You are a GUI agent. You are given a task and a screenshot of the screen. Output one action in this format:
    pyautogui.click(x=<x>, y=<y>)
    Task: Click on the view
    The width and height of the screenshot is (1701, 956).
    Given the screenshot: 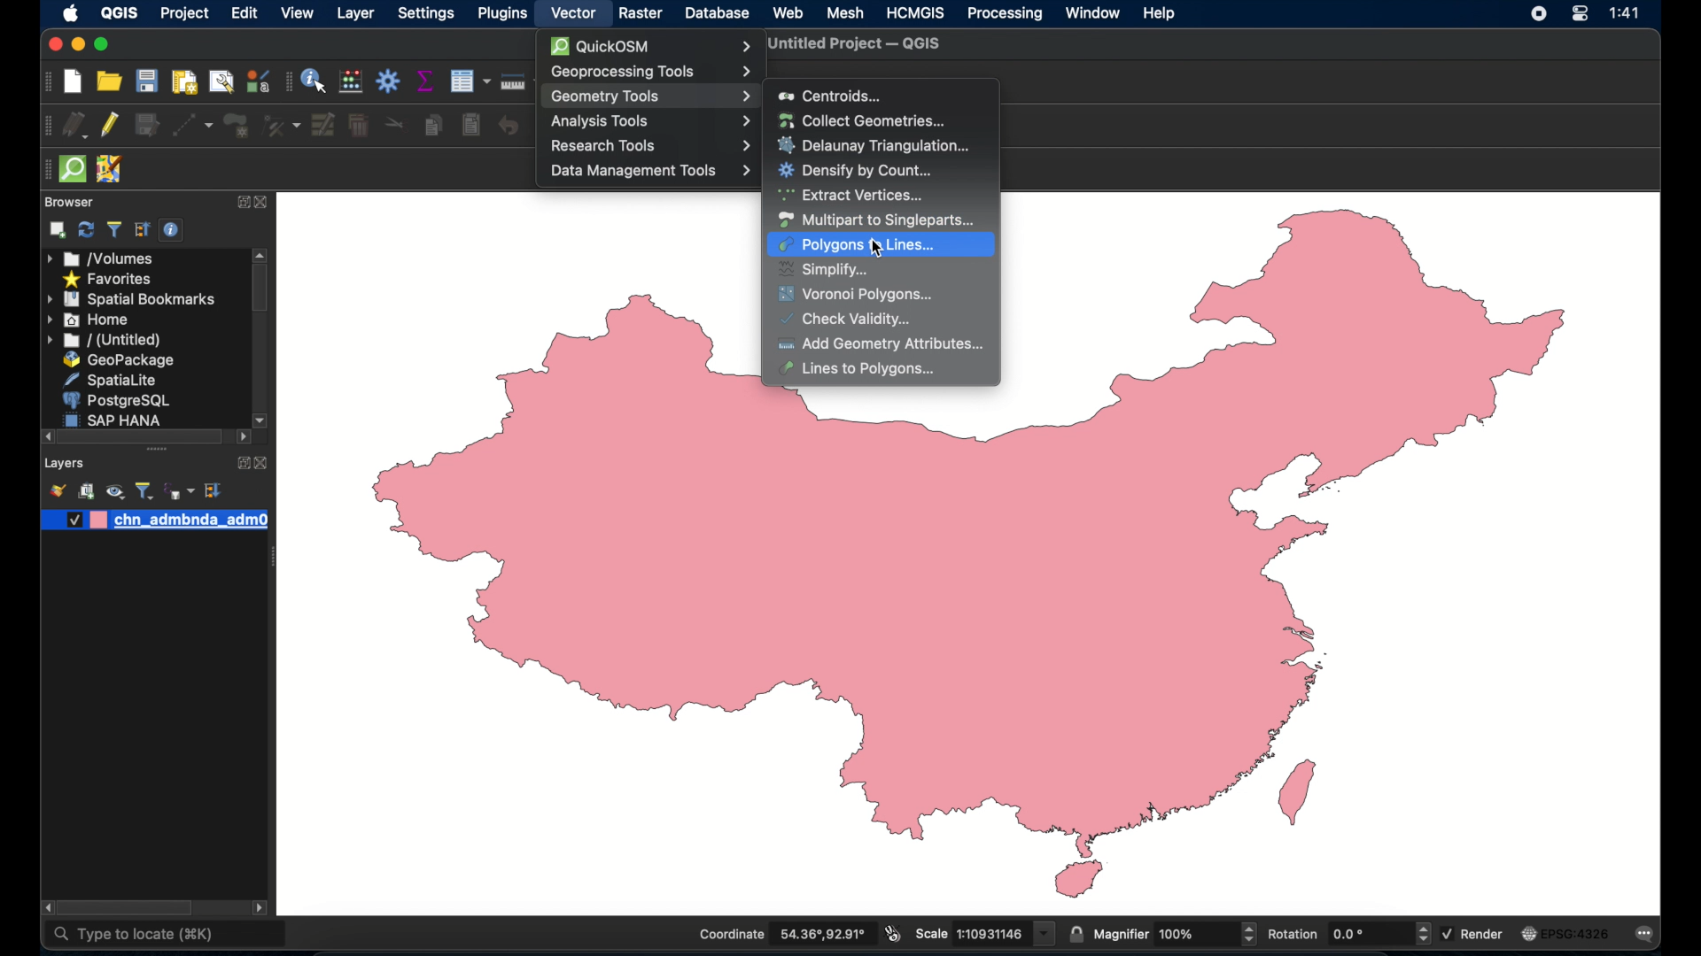 What is the action you would take?
    pyautogui.click(x=298, y=13)
    